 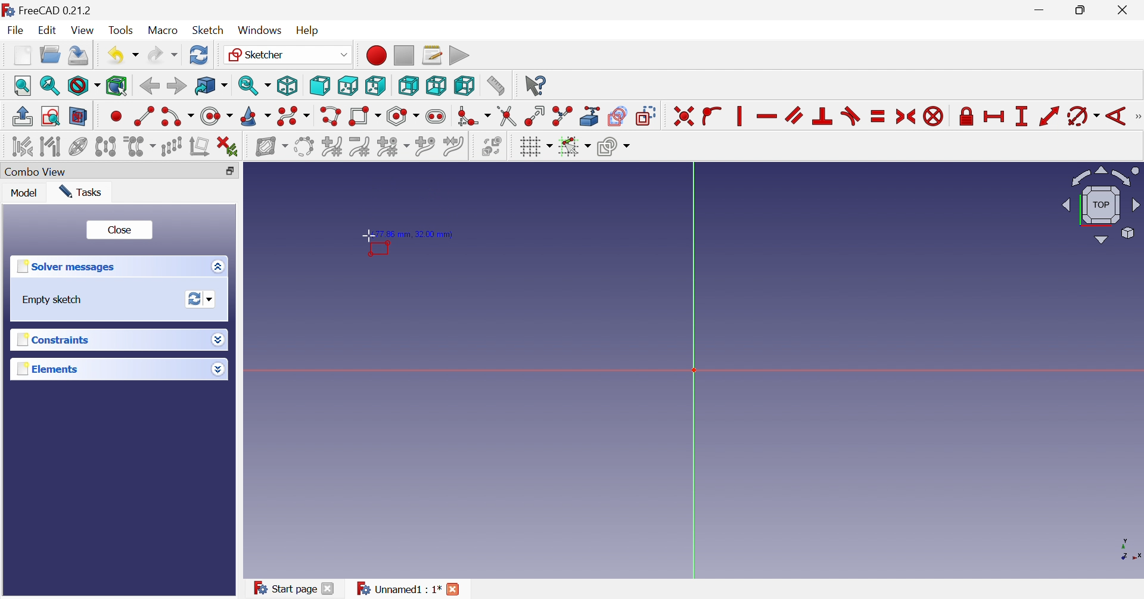 What do you see at coordinates (906, 117) in the screenshot?
I see `Constrain symmertical` at bounding box center [906, 117].